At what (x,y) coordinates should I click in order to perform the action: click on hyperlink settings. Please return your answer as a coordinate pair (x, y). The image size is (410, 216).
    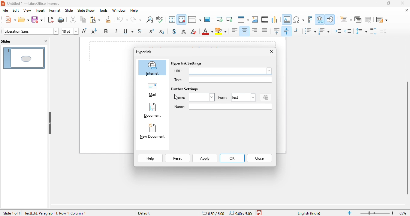
    Looking at the image, I should click on (188, 64).